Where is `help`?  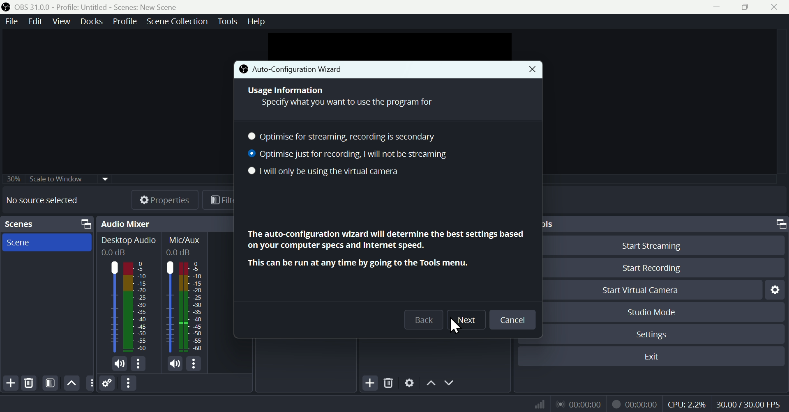 help is located at coordinates (258, 20).